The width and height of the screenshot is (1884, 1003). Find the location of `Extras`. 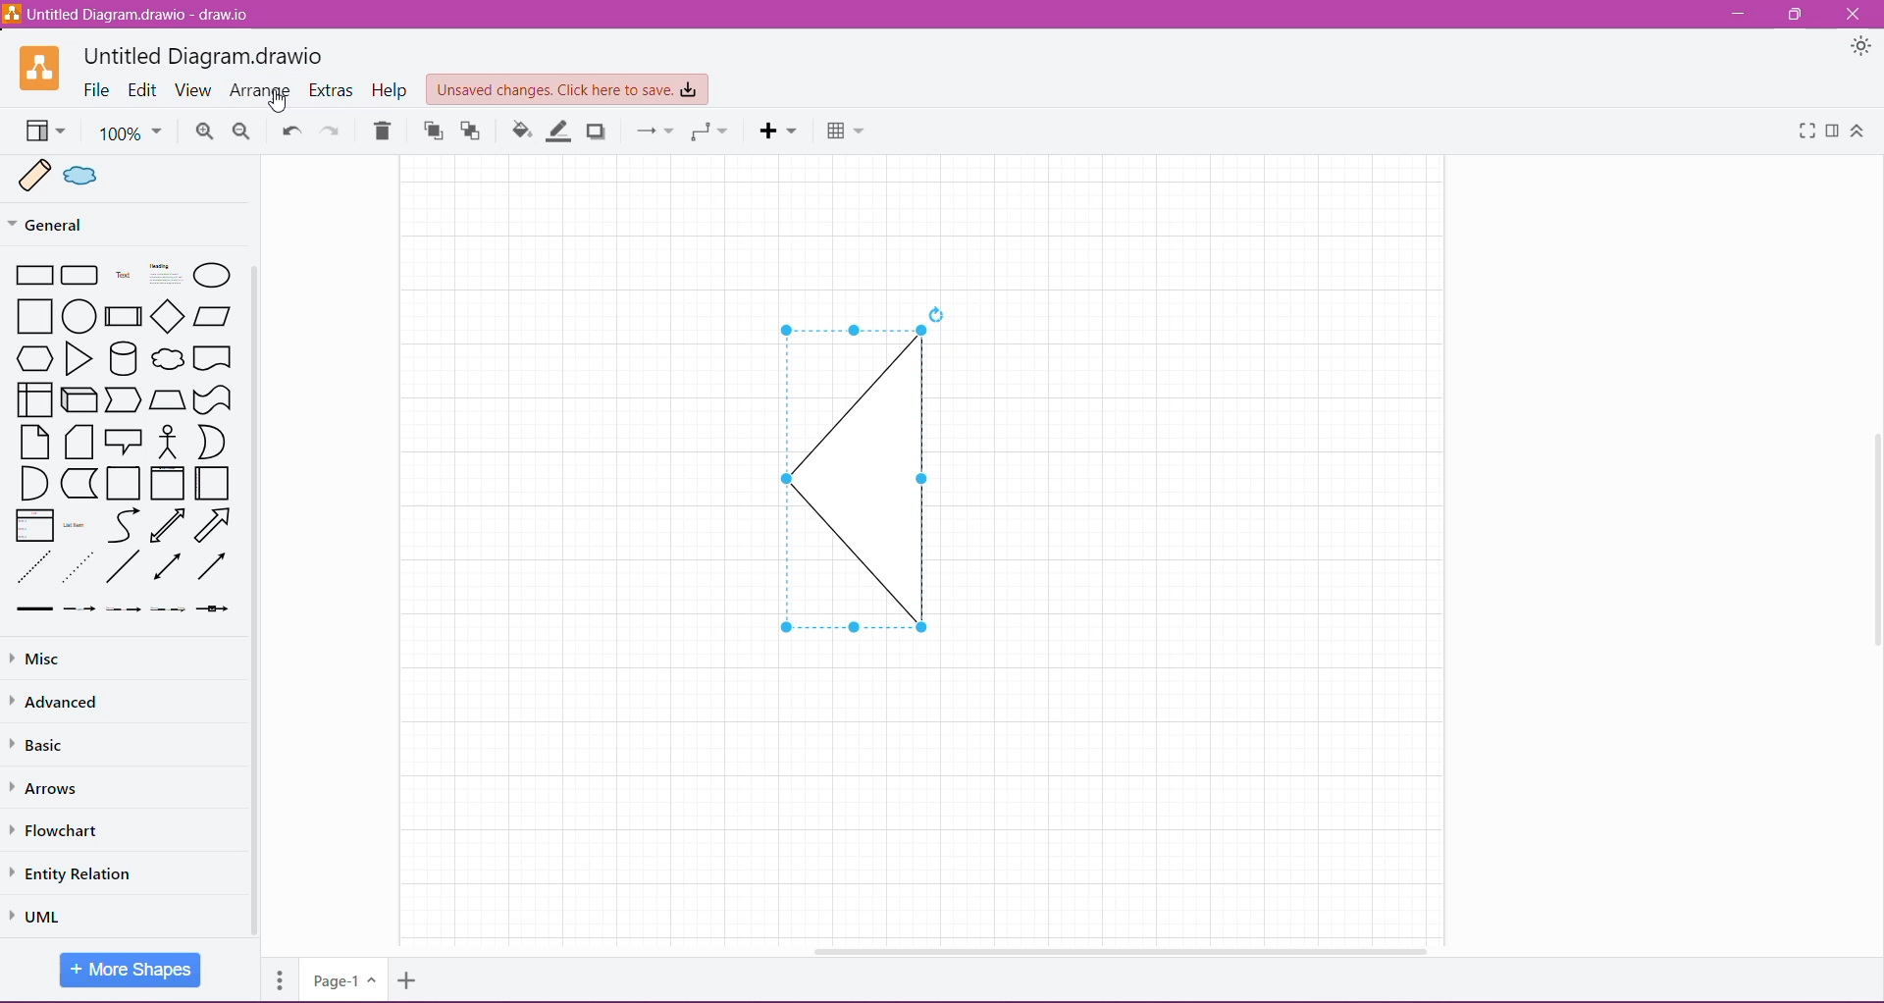

Extras is located at coordinates (331, 91).